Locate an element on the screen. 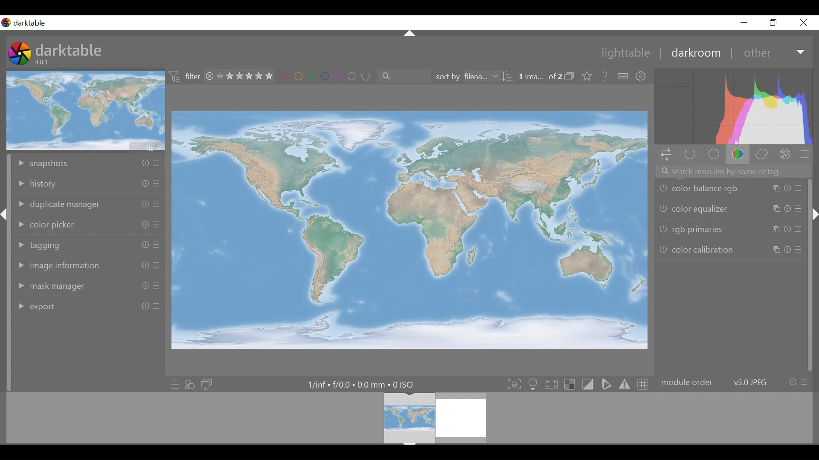 The width and height of the screenshot is (819, 460). preset is located at coordinates (804, 381).